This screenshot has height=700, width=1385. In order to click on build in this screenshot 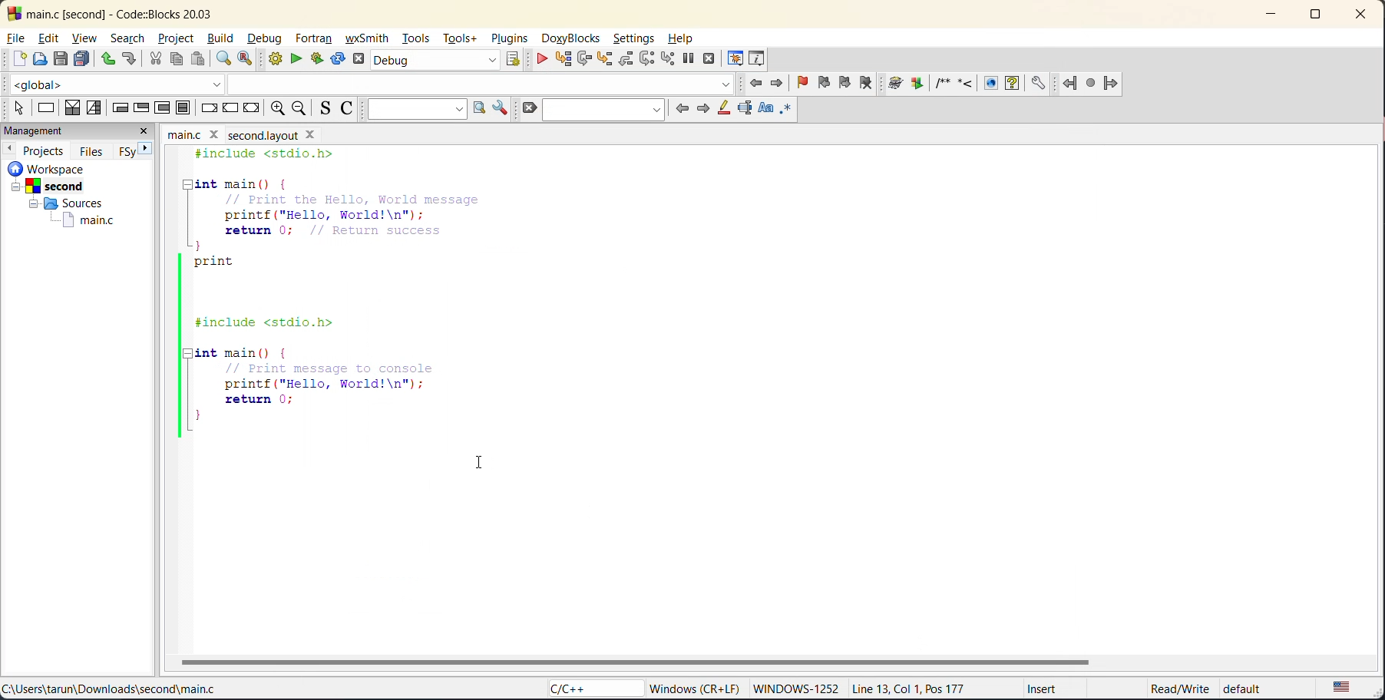, I will do `click(223, 38)`.